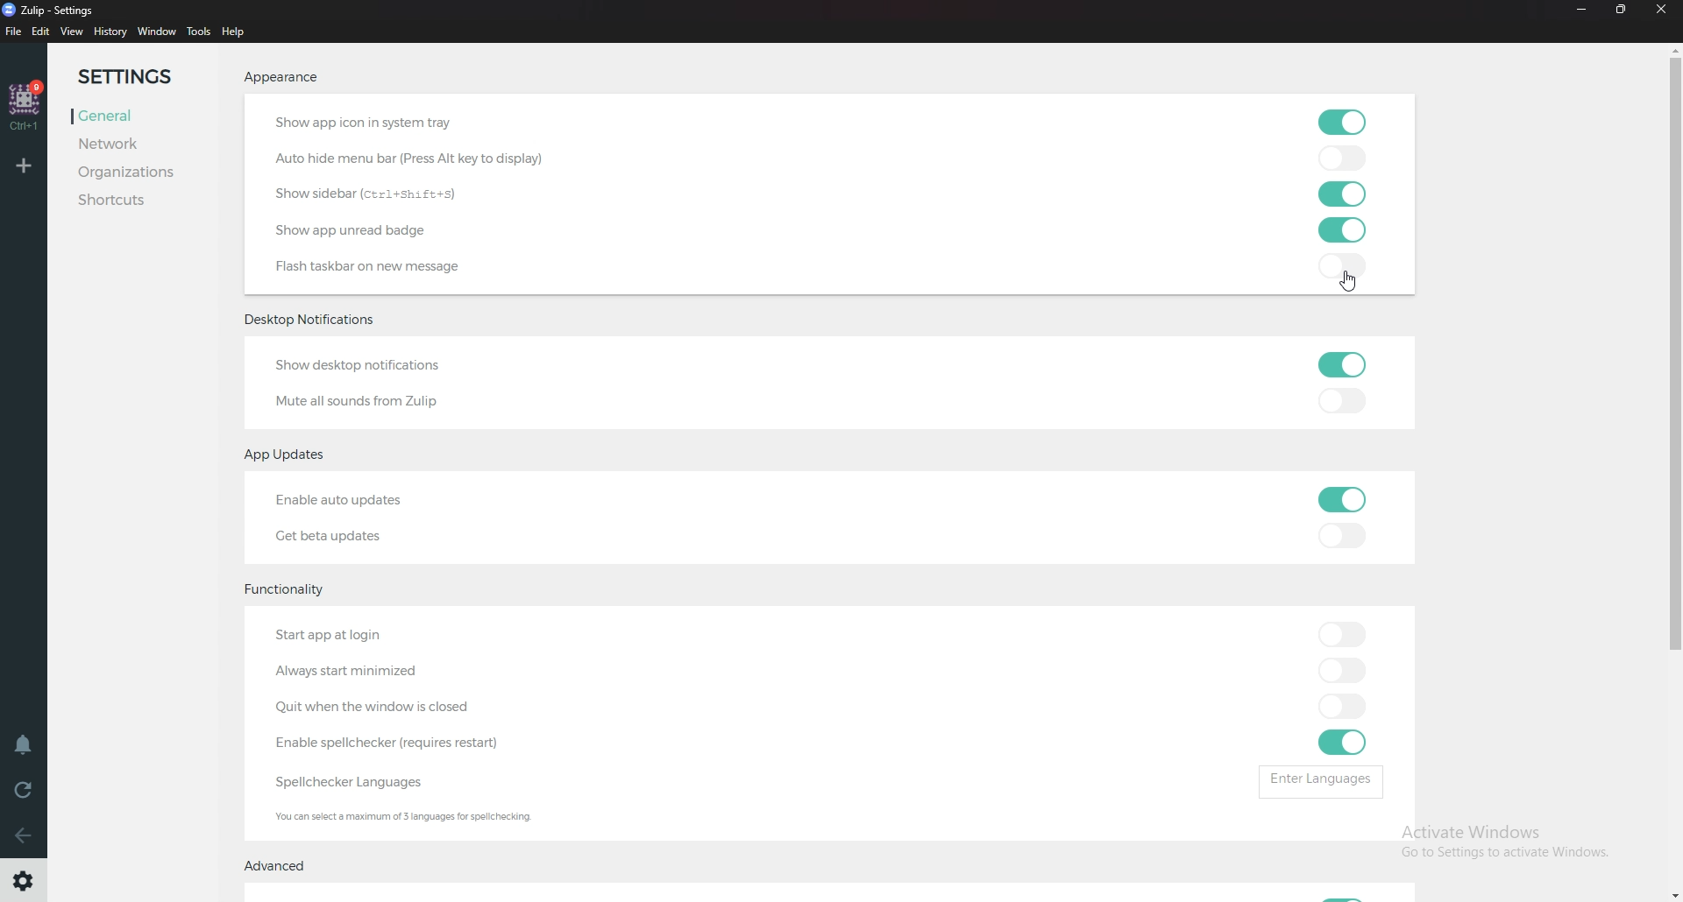 The width and height of the screenshot is (1683, 902). What do you see at coordinates (1343, 742) in the screenshot?
I see `toggle` at bounding box center [1343, 742].